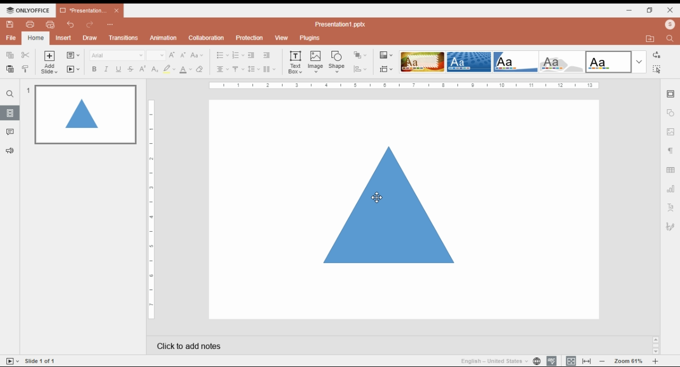 This screenshot has width=680, height=367. I want to click on copy, so click(10, 55).